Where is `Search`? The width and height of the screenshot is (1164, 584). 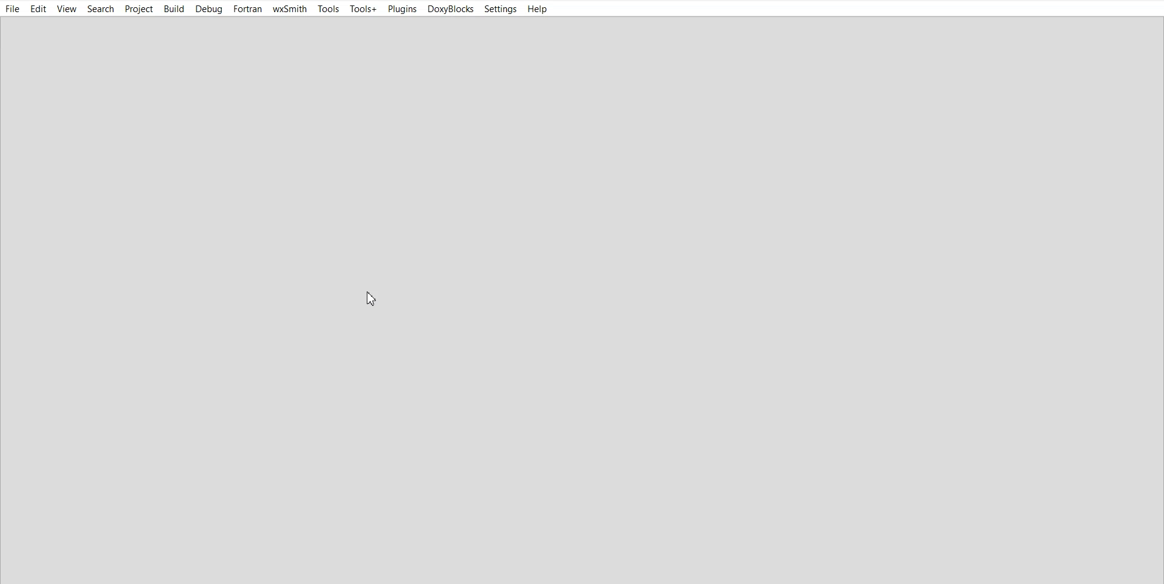 Search is located at coordinates (100, 9).